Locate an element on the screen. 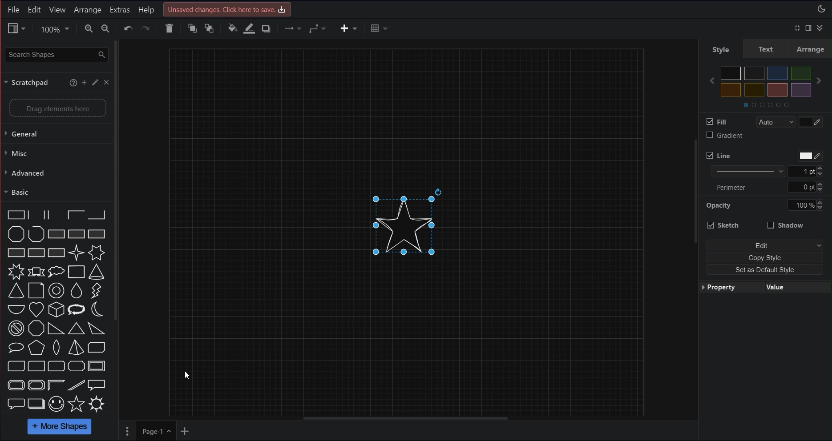  Connection is located at coordinates (292, 28).